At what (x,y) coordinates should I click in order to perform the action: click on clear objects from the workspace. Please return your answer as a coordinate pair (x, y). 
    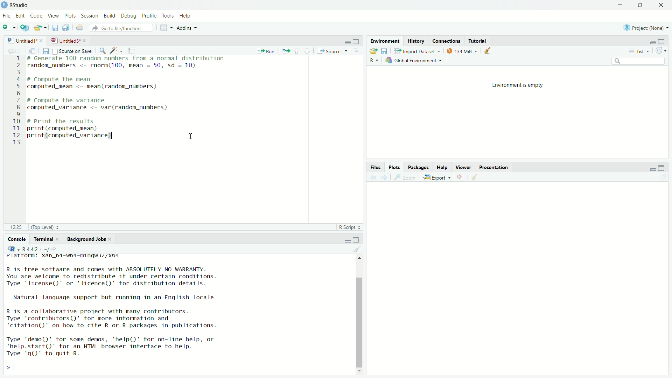
    Looking at the image, I should click on (490, 51).